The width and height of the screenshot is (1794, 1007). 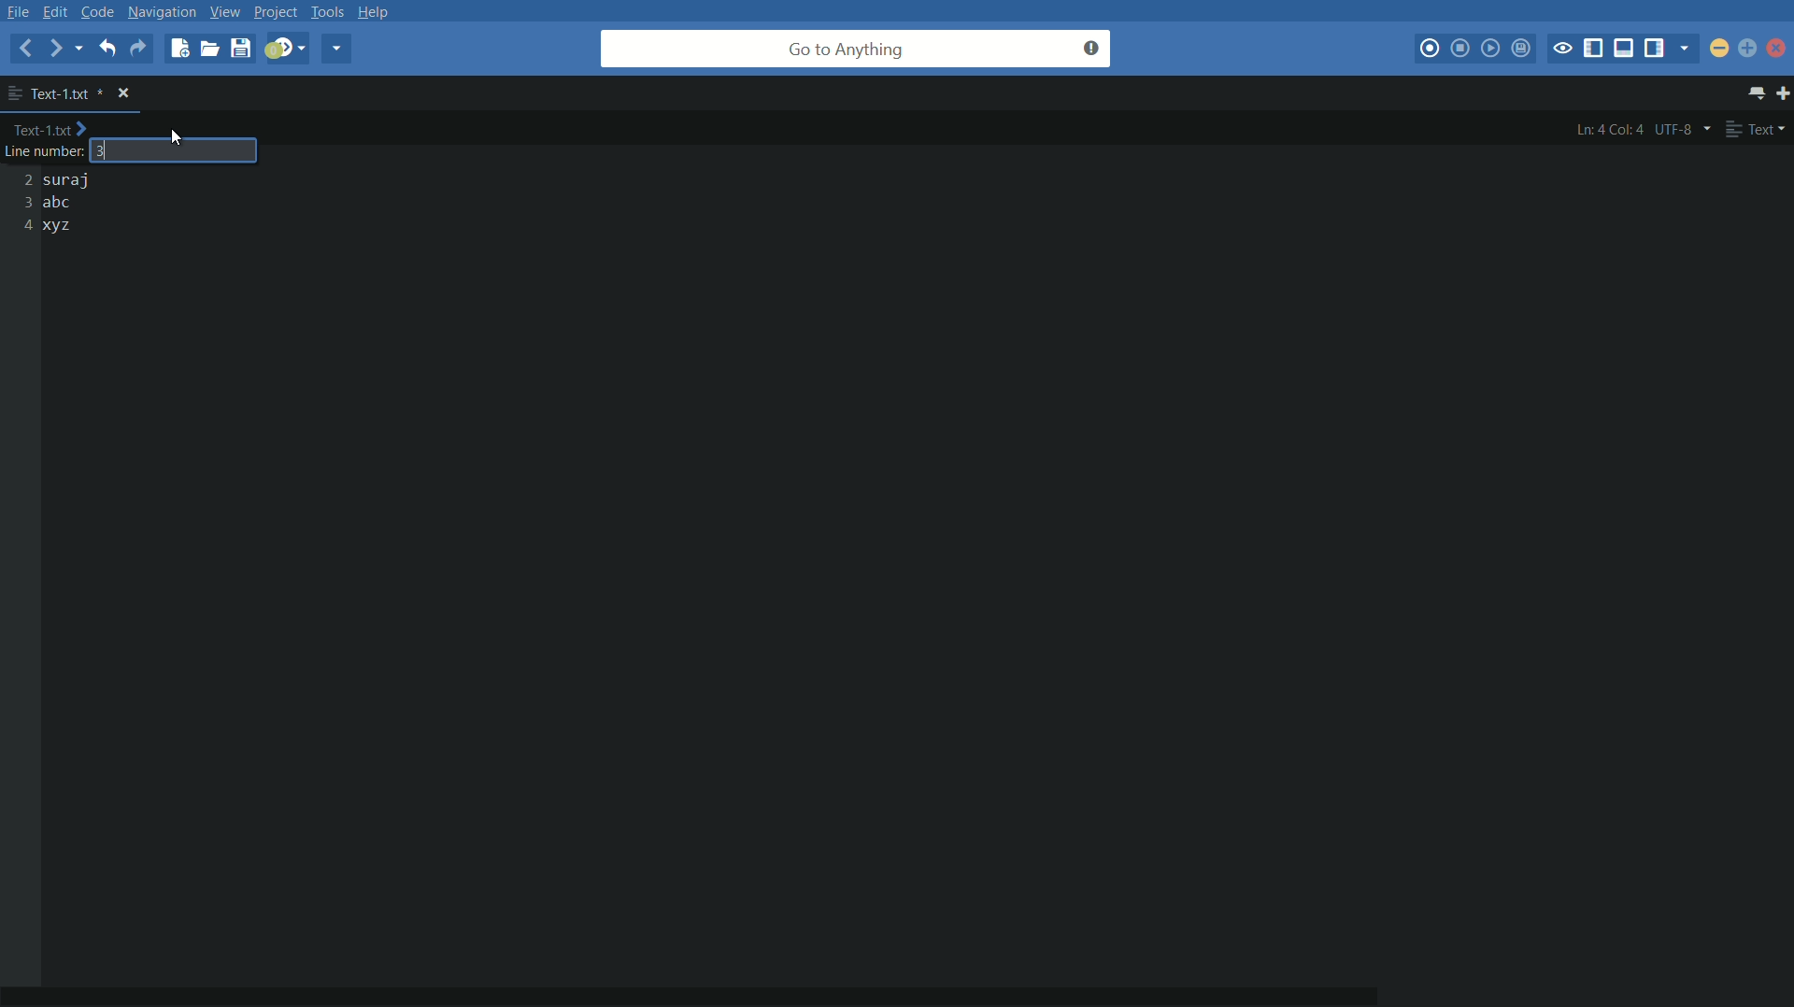 What do you see at coordinates (856, 49) in the screenshot?
I see `go to anything` at bounding box center [856, 49].